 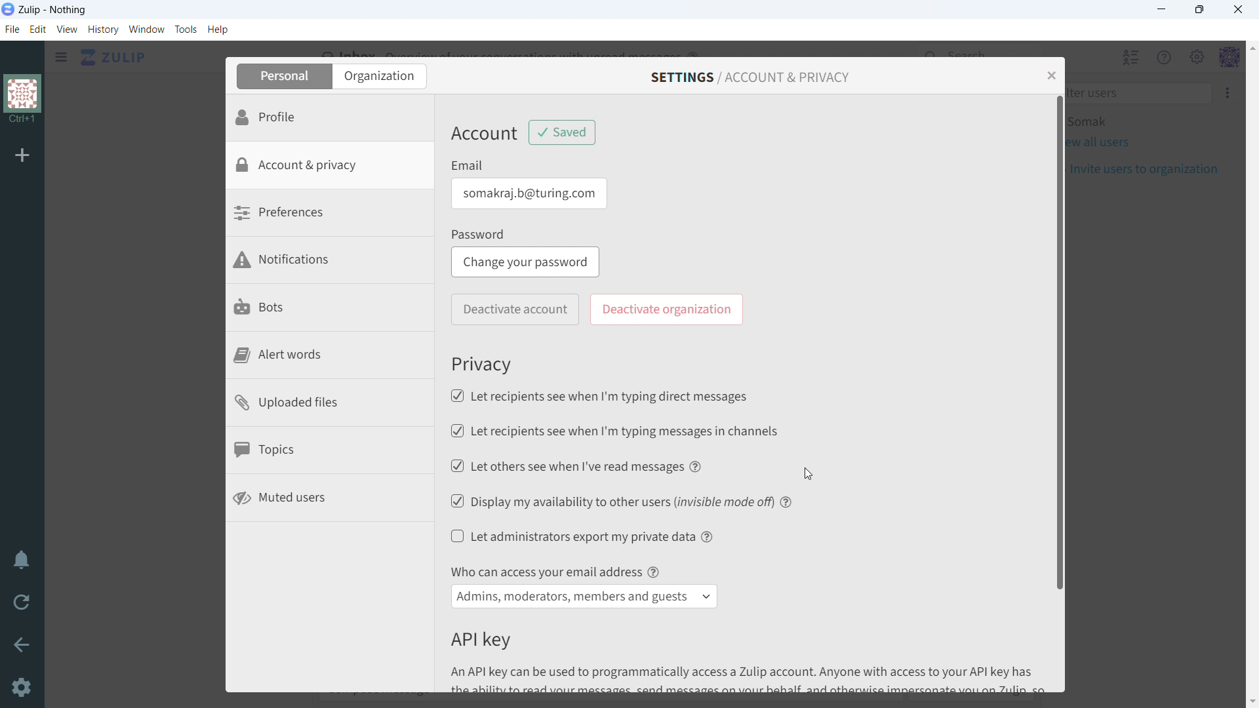 What do you see at coordinates (327, 166) in the screenshot?
I see `account & privacy selected` at bounding box center [327, 166].